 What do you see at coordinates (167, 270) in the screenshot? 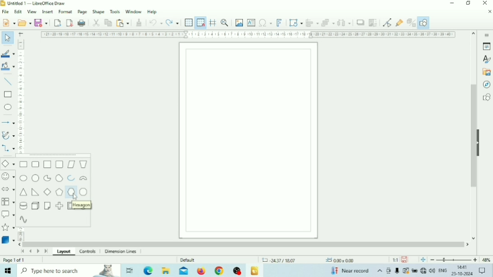
I see `File Explorer` at bounding box center [167, 270].